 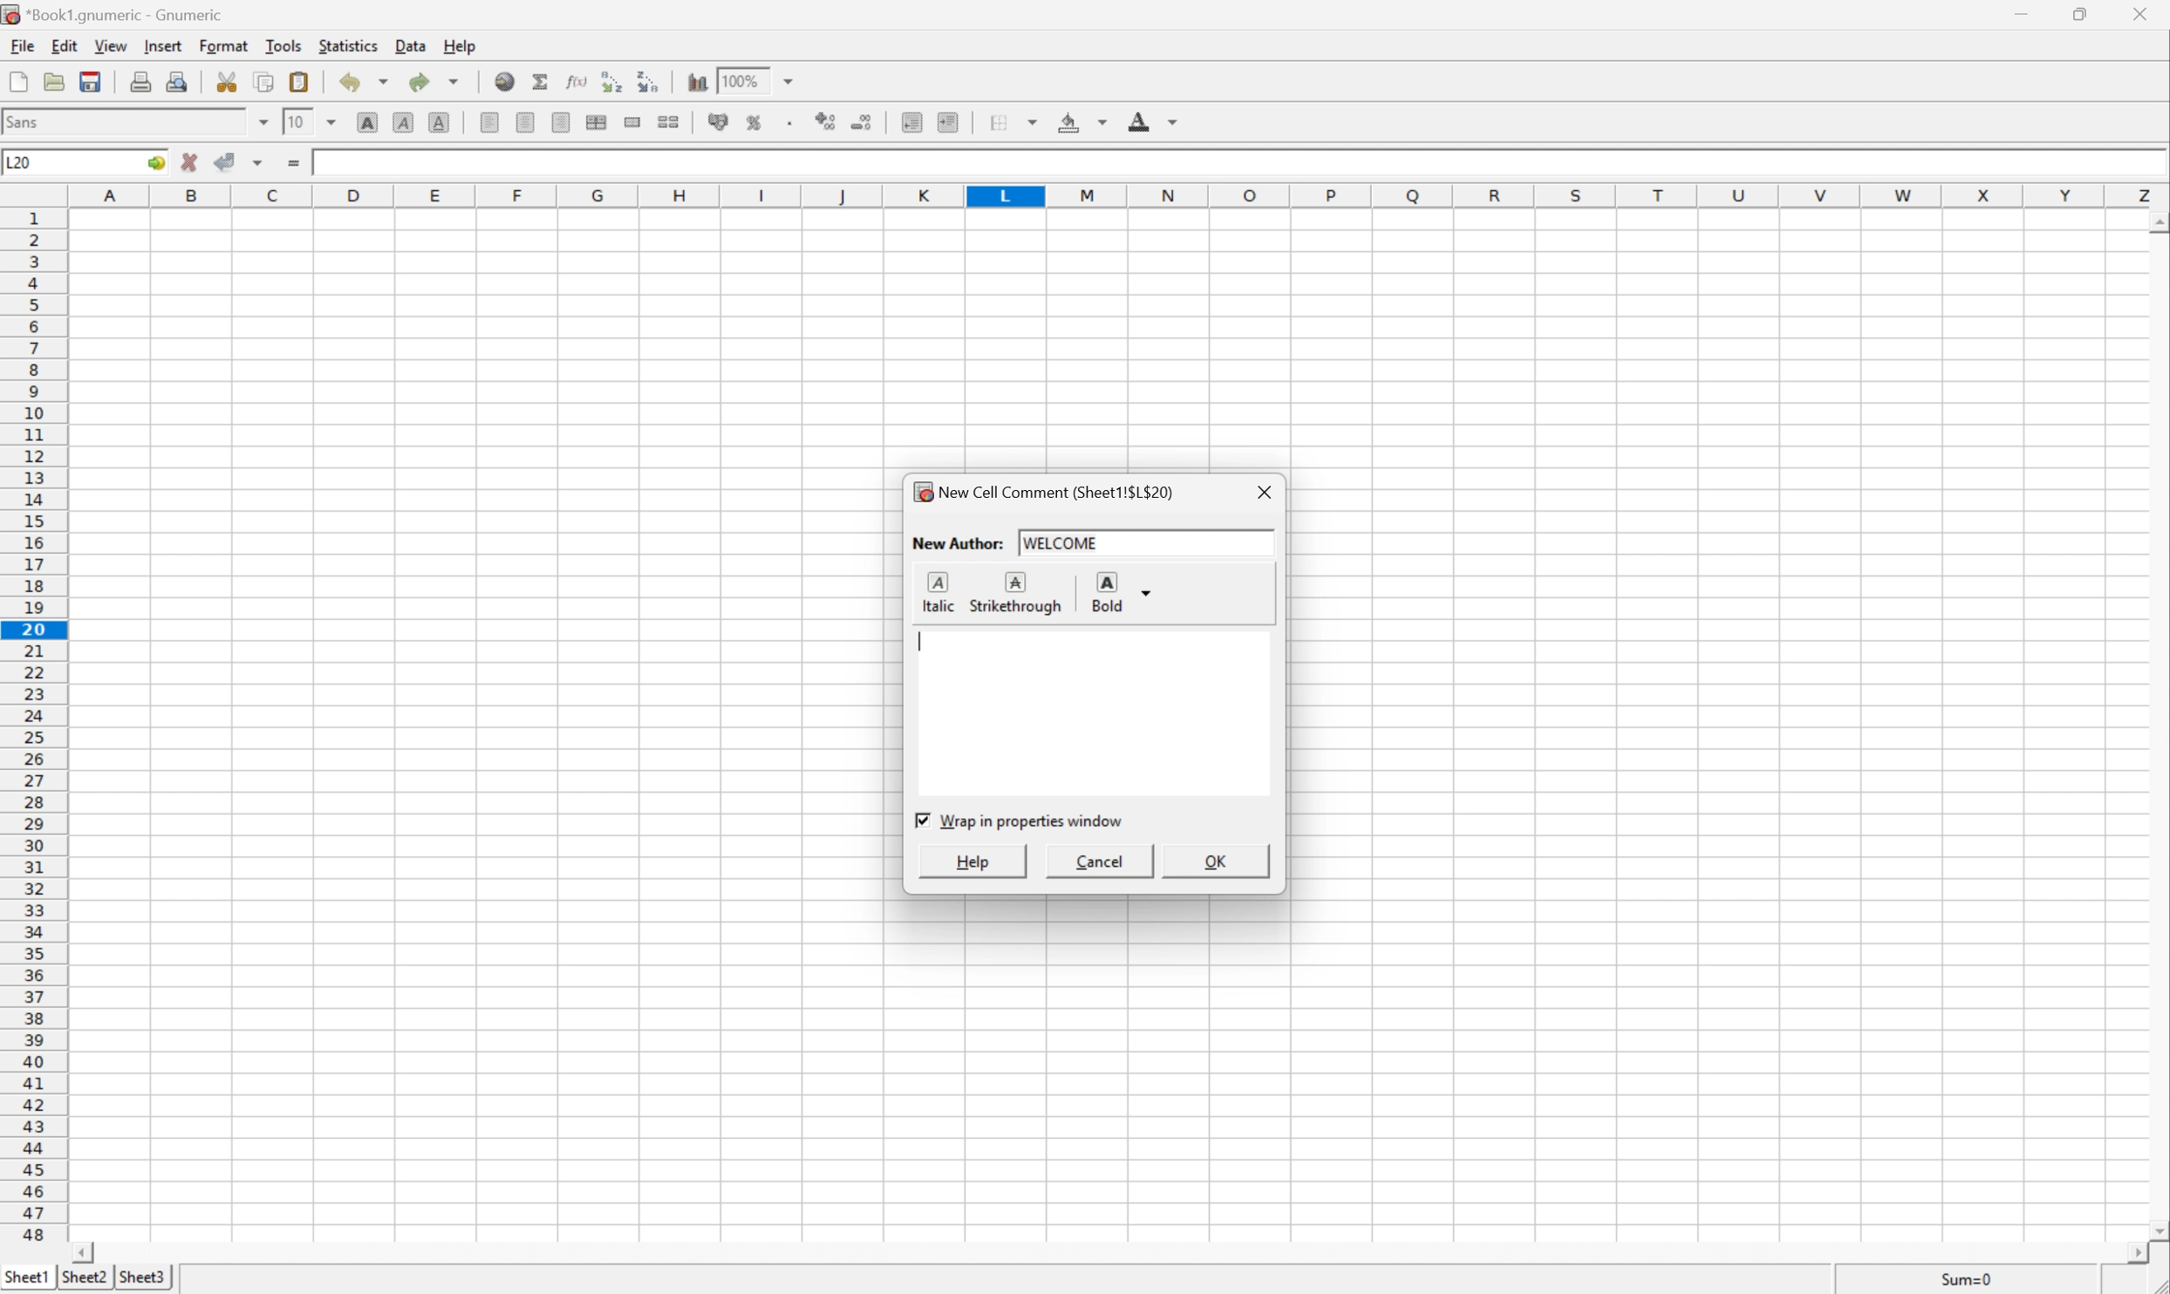 What do you see at coordinates (2156, 221) in the screenshot?
I see `Scroll Up` at bounding box center [2156, 221].